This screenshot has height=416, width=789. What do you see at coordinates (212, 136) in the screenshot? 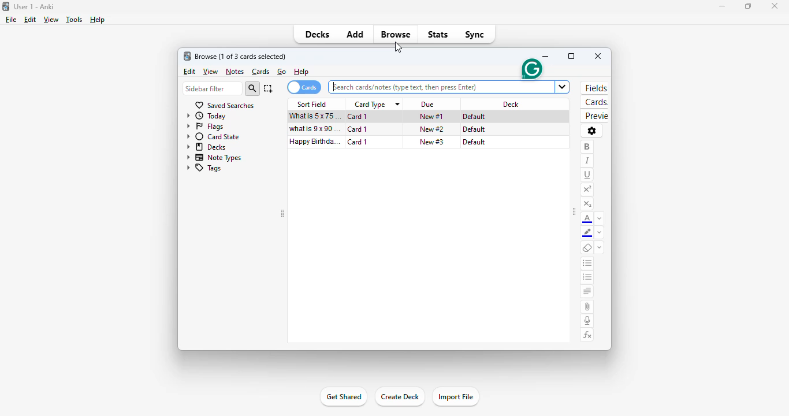
I see `card state` at bounding box center [212, 136].